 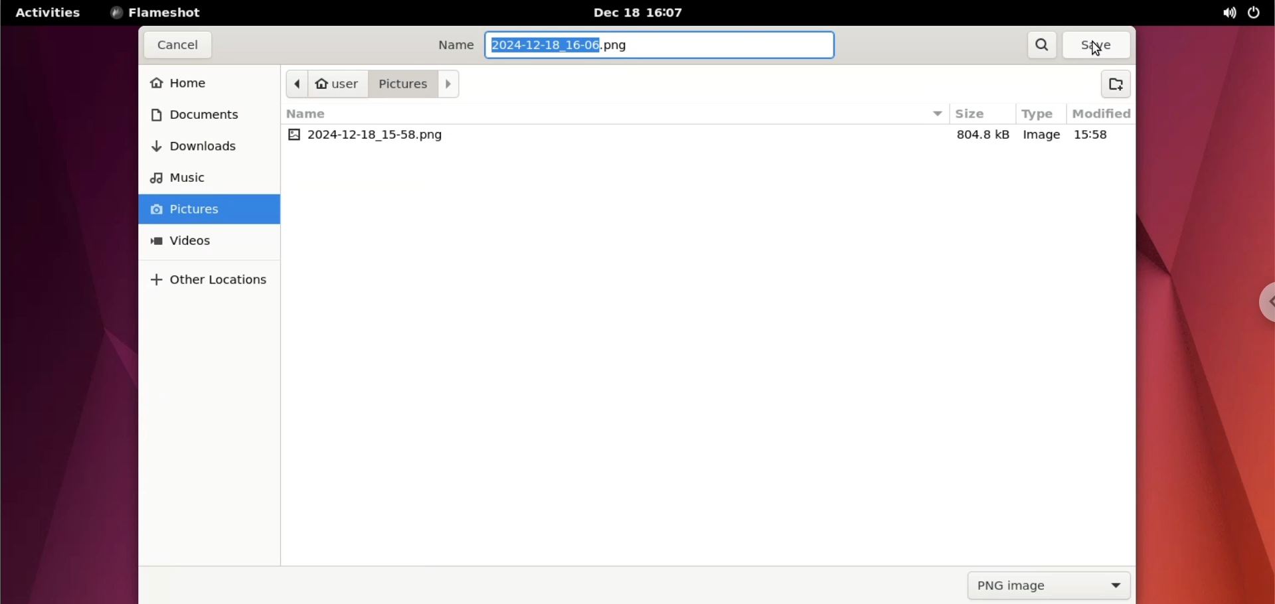 What do you see at coordinates (451, 86) in the screenshot?
I see `move next` at bounding box center [451, 86].